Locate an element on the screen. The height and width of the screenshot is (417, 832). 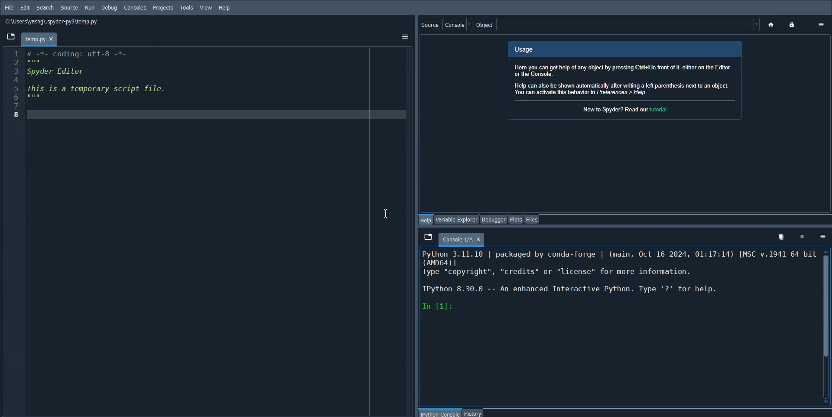
Here you can get help of any object by pressing Ctri+l infront of i, either on the Editor
or the Console.
Help can also be shown automatically after writing a left parenthesis next to an object.
You can activate this behavior in Preferences > Help.

New to Spyder? Read our tutorial is located at coordinates (624, 84).